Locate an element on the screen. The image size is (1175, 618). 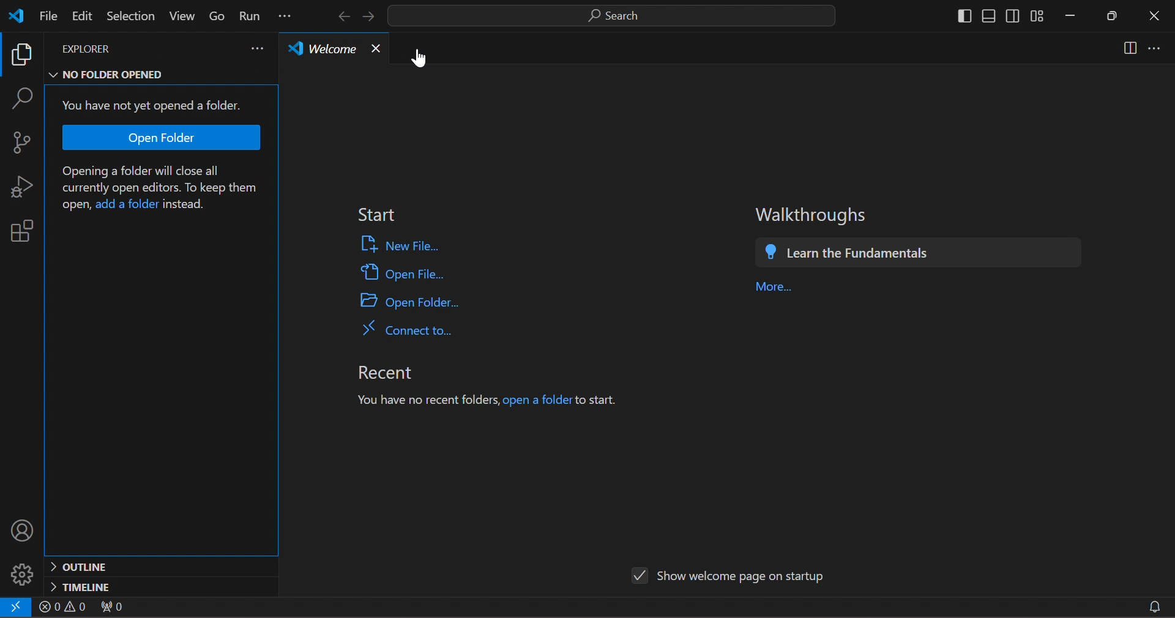
next is located at coordinates (373, 17).